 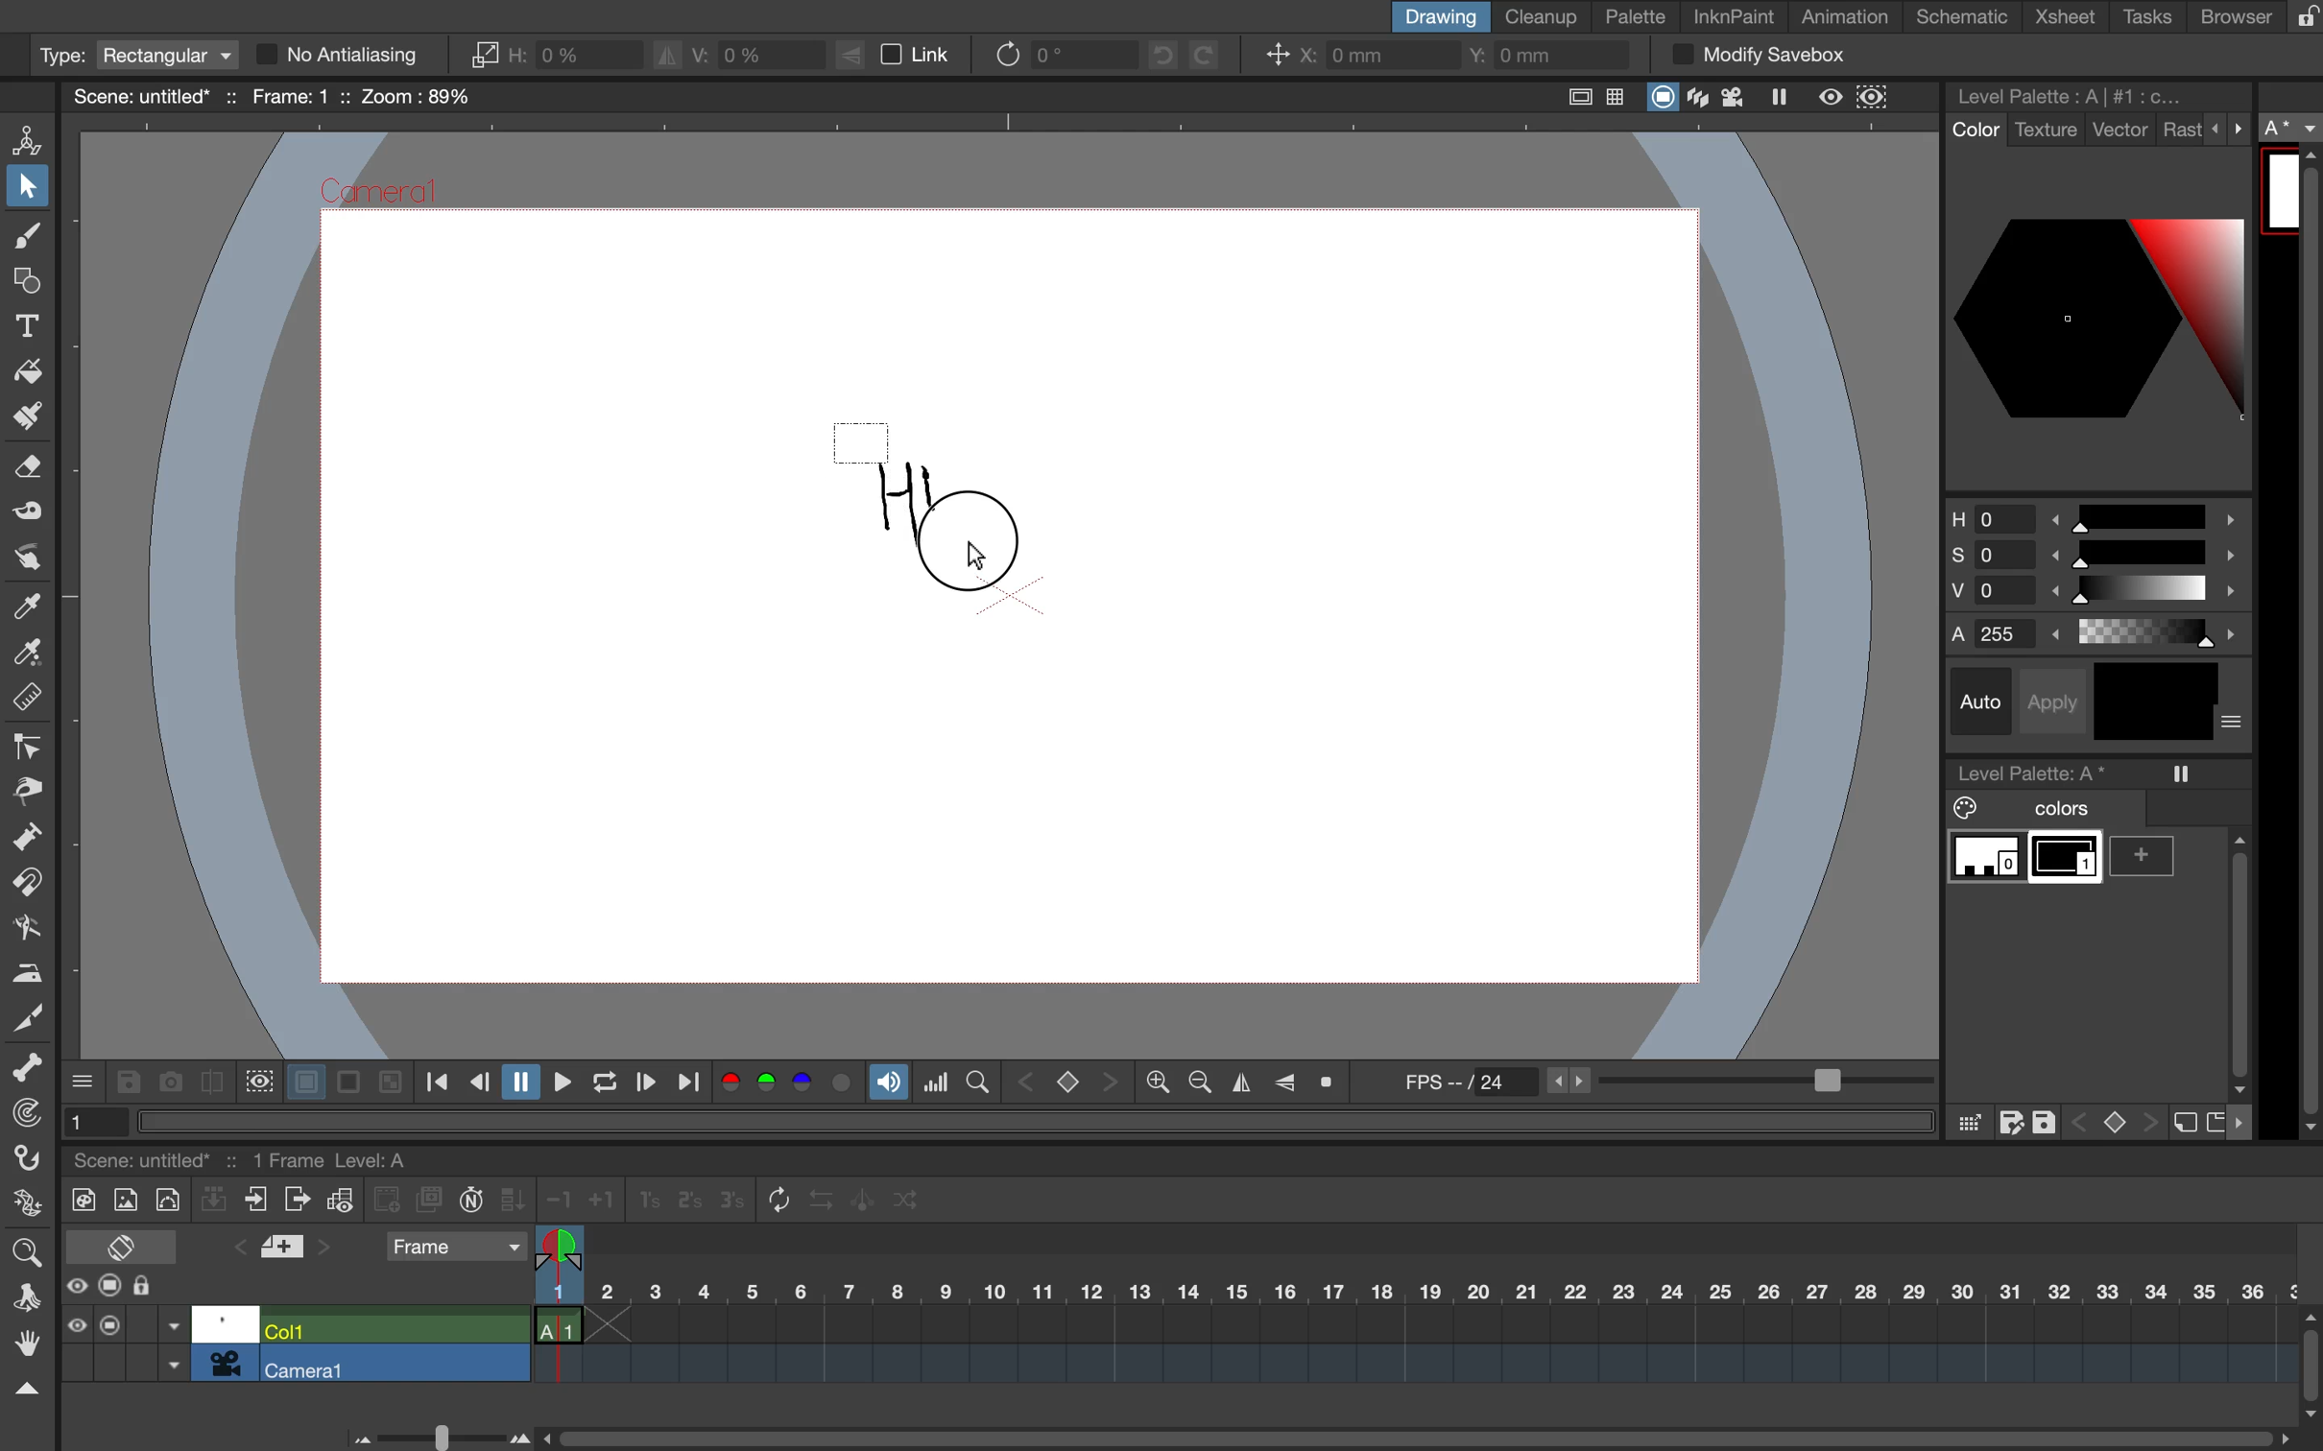 I want to click on more options, so click(x=2229, y=128).